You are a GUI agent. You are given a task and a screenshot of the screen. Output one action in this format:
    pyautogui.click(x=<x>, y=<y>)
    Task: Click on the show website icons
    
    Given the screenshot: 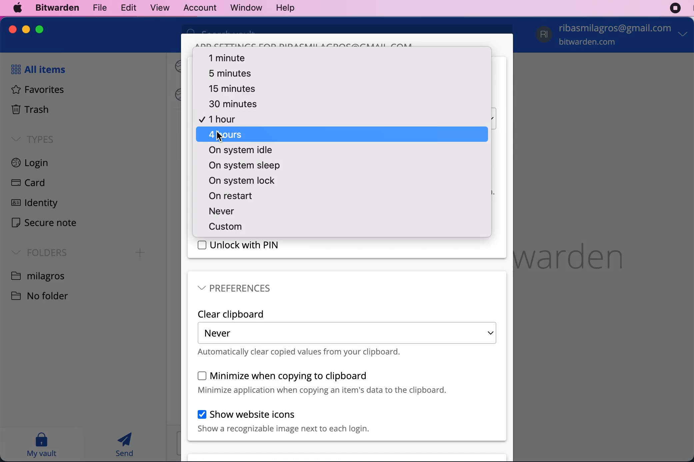 What is the action you would take?
    pyautogui.click(x=283, y=421)
    